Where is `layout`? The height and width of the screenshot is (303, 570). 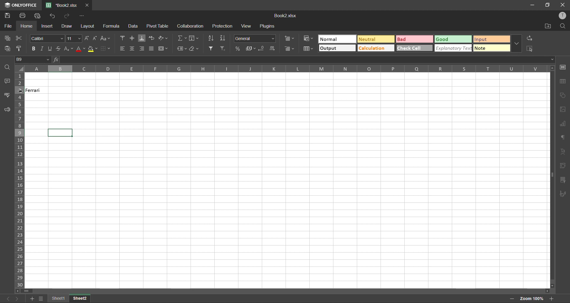 layout is located at coordinates (88, 26).